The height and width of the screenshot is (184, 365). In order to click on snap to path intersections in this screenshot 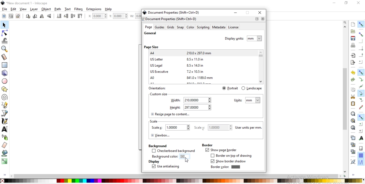, I will do `click(361, 87)`.